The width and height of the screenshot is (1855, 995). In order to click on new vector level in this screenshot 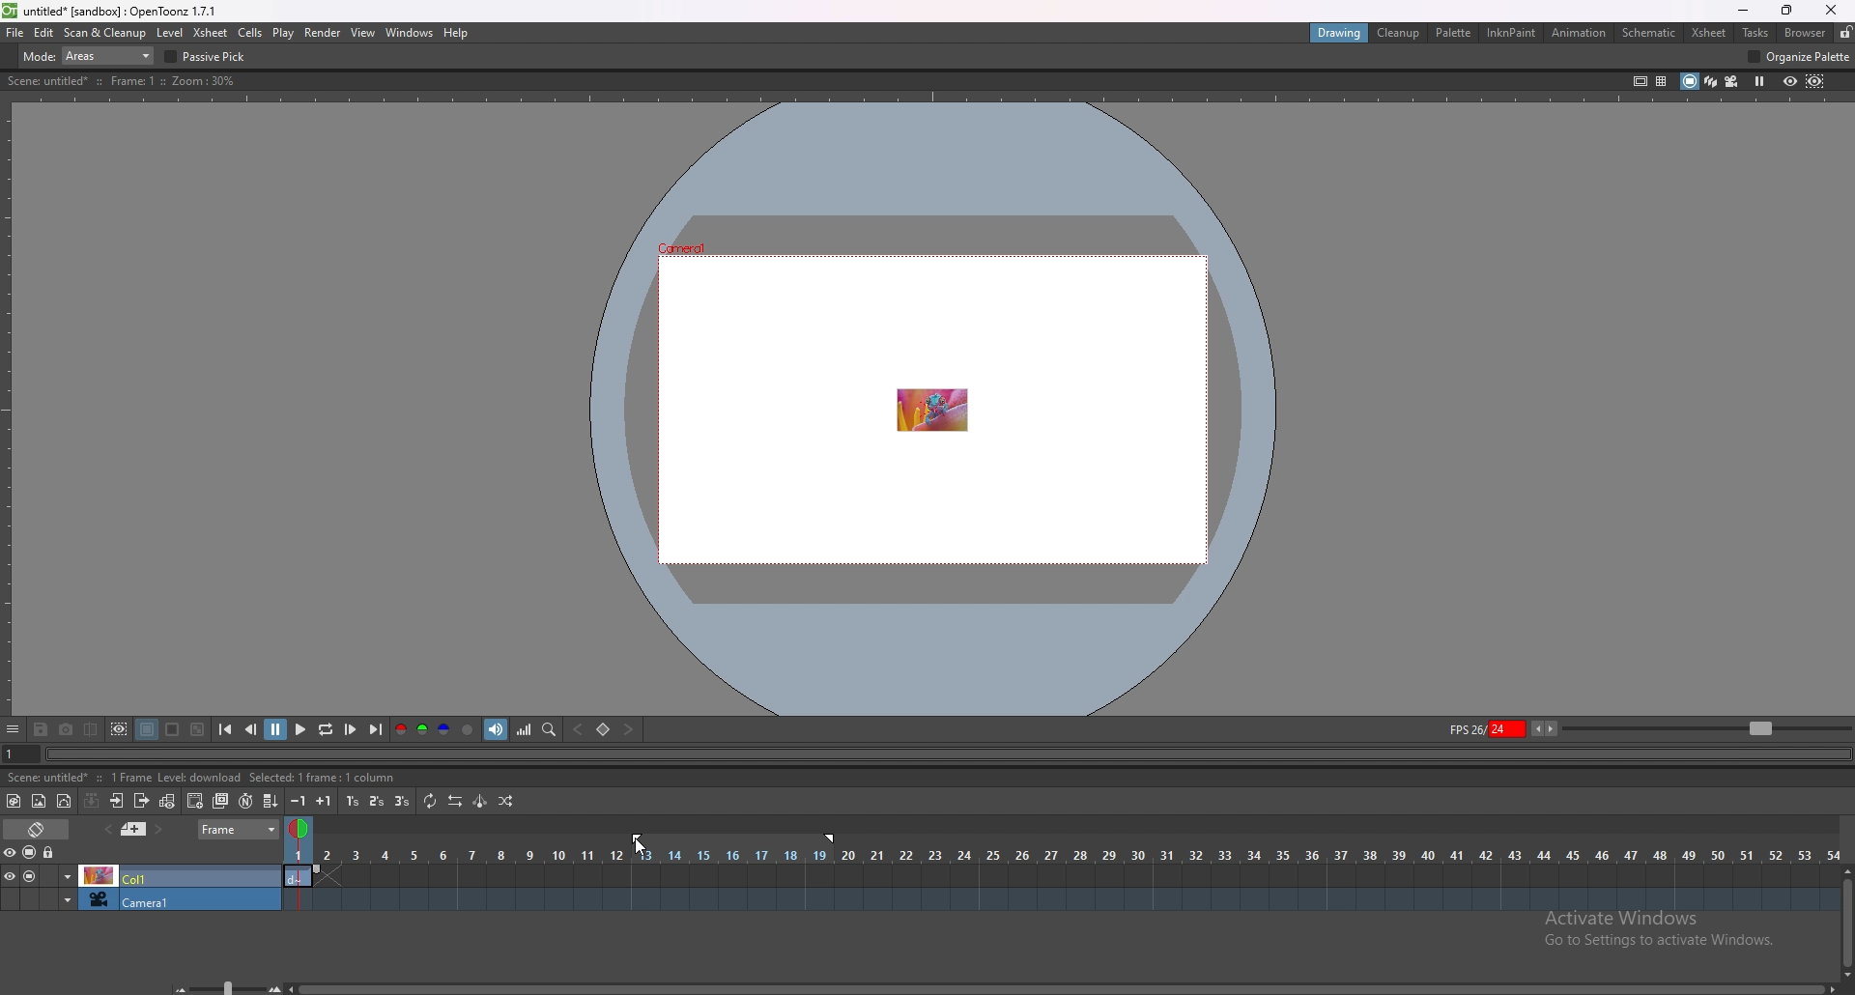, I will do `click(64, 801)`.